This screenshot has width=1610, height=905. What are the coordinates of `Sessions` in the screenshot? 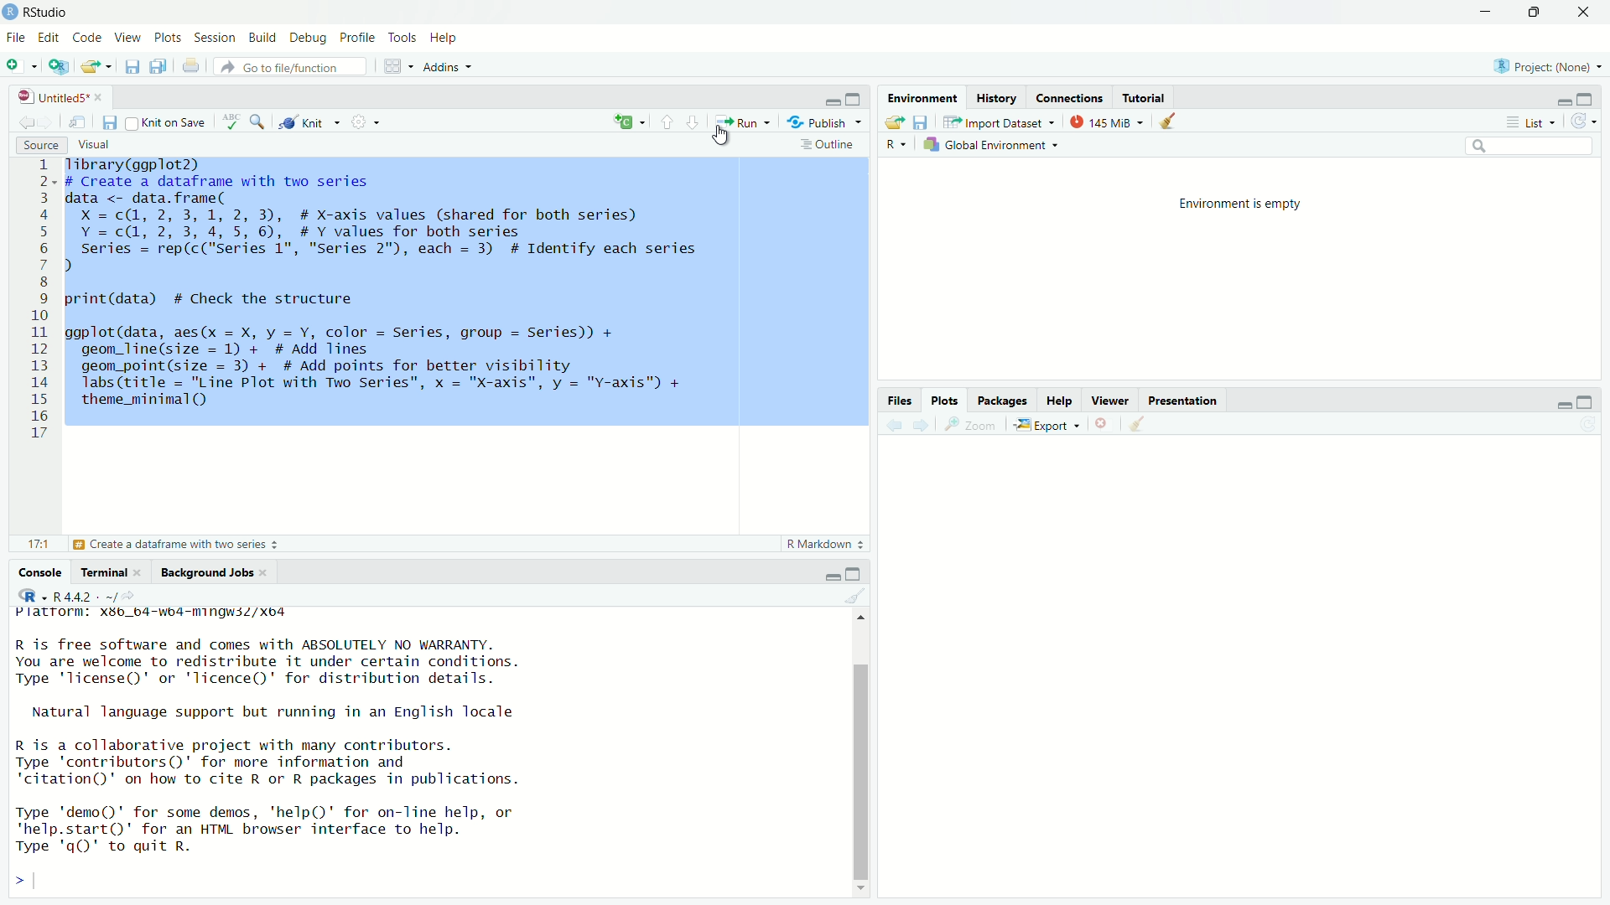 It's located at (215, 40).